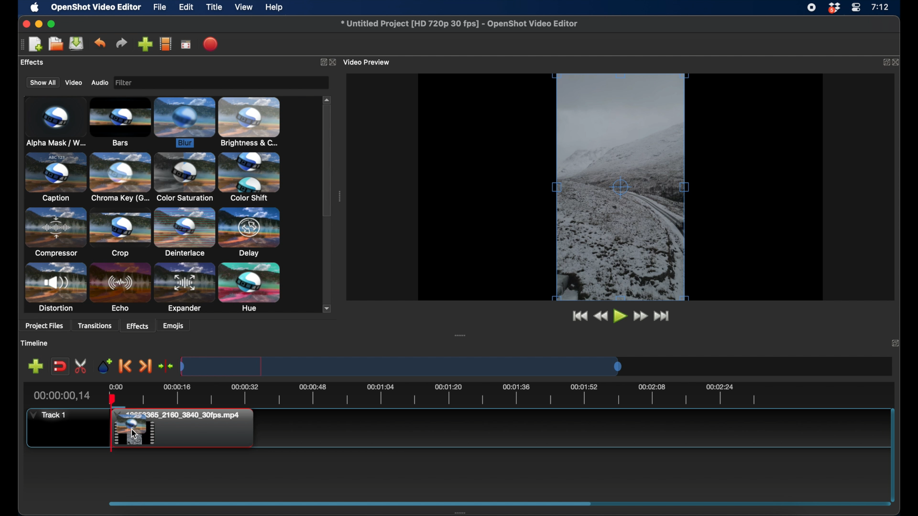  I want to click on video preview, so click(370, 62).